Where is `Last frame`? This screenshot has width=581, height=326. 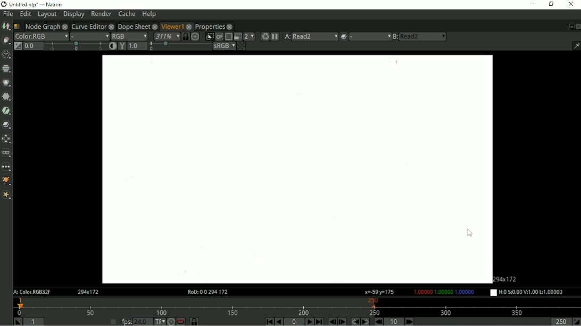 Last frame is located at coordinates (319, 321).